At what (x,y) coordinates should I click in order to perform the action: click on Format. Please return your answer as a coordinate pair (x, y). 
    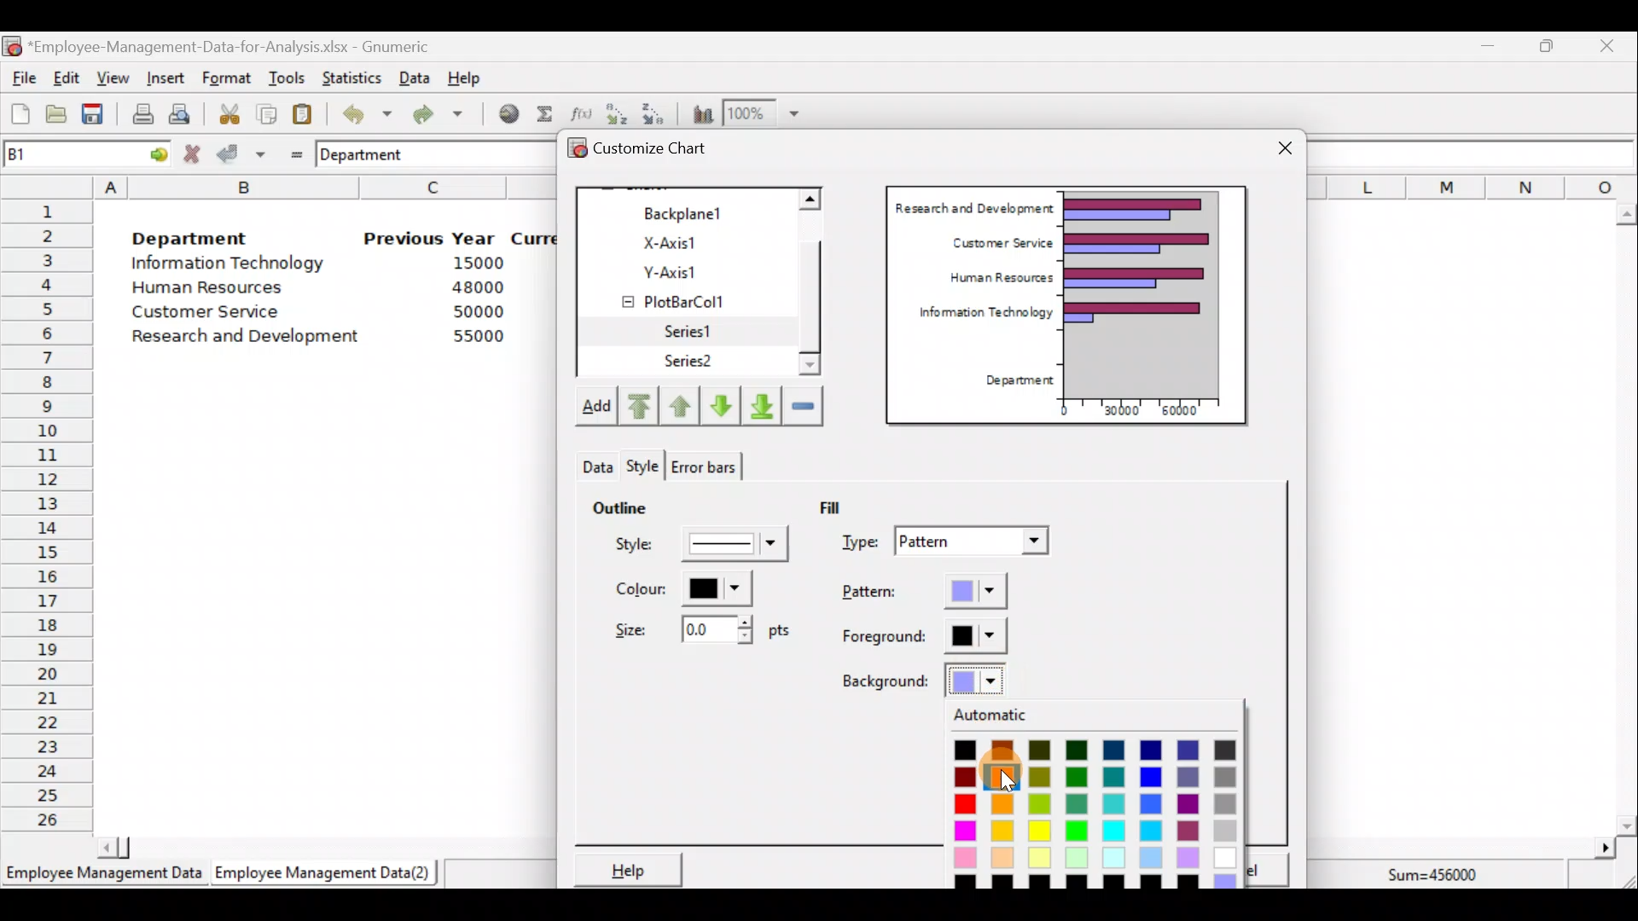
    Looking at the image, I should click on (226, 79).